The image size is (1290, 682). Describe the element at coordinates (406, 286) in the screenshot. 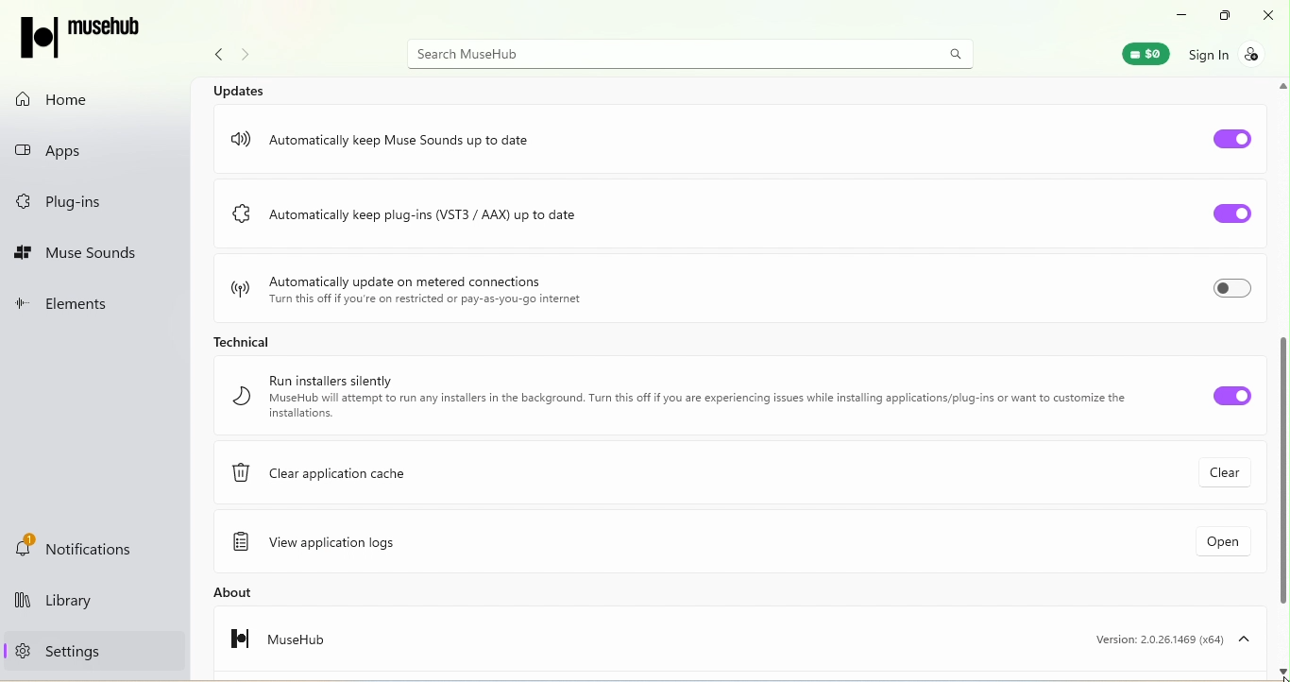

I see `Automatically update on metered connections Turn this off if you're on restricted or pay-as-you-go internet.` at that location.